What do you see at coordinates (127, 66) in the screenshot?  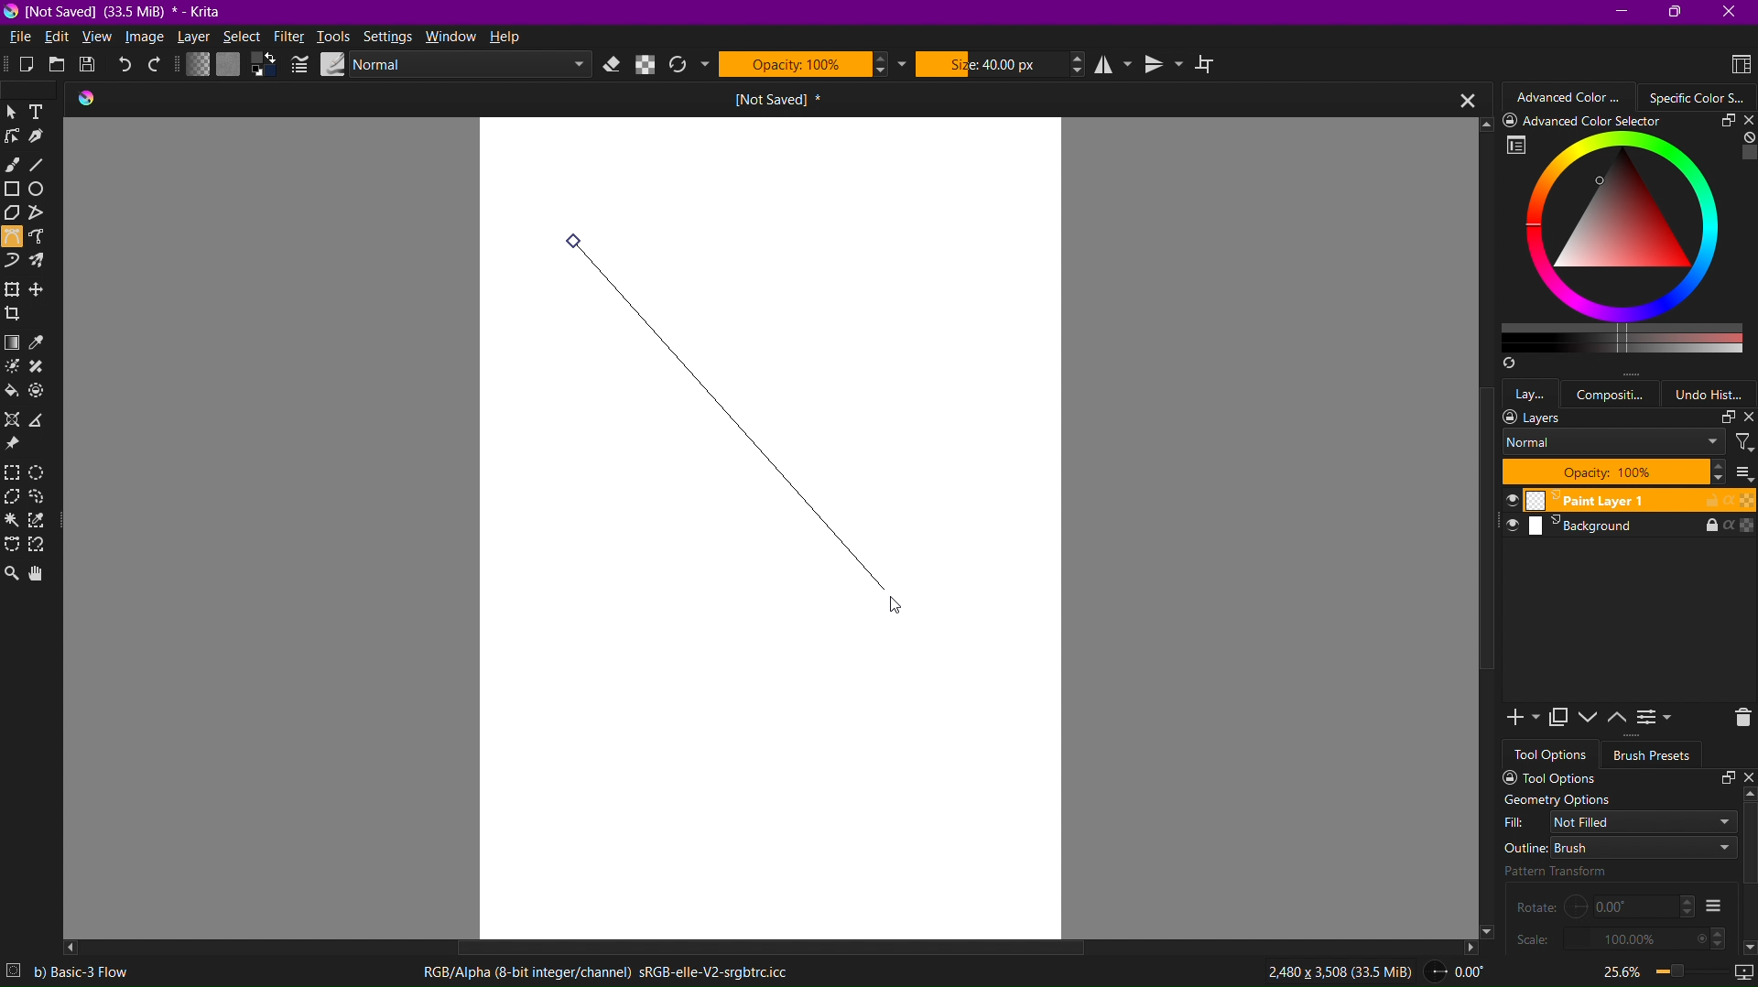 I see `Undo` at bounding box center [127, 66].